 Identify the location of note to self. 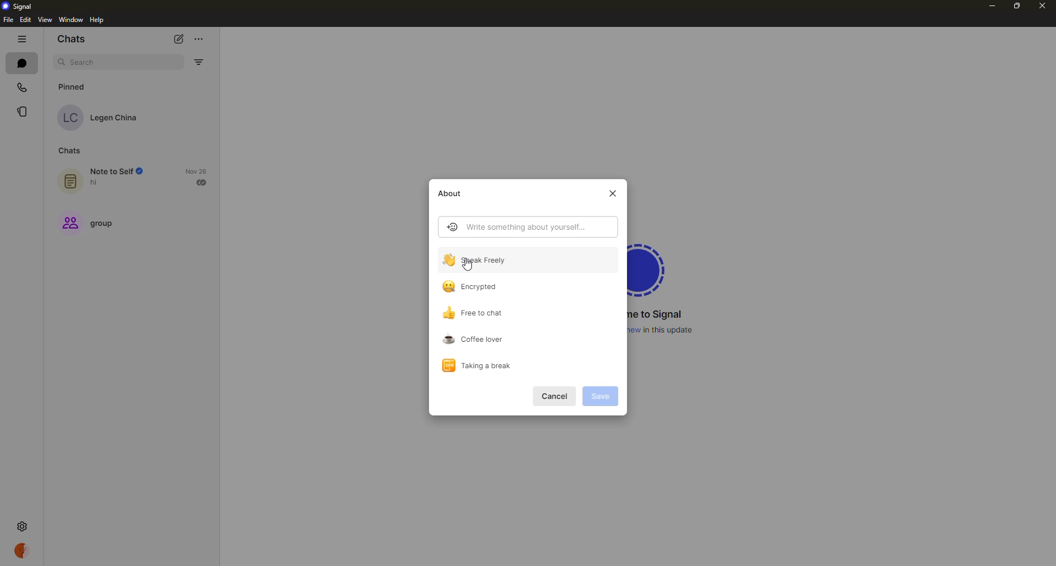
(105, 177).